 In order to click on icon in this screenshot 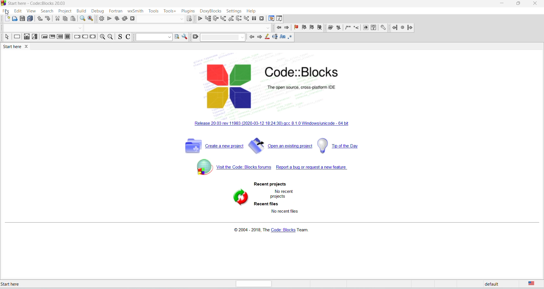, I will do `click(365, 28)`.